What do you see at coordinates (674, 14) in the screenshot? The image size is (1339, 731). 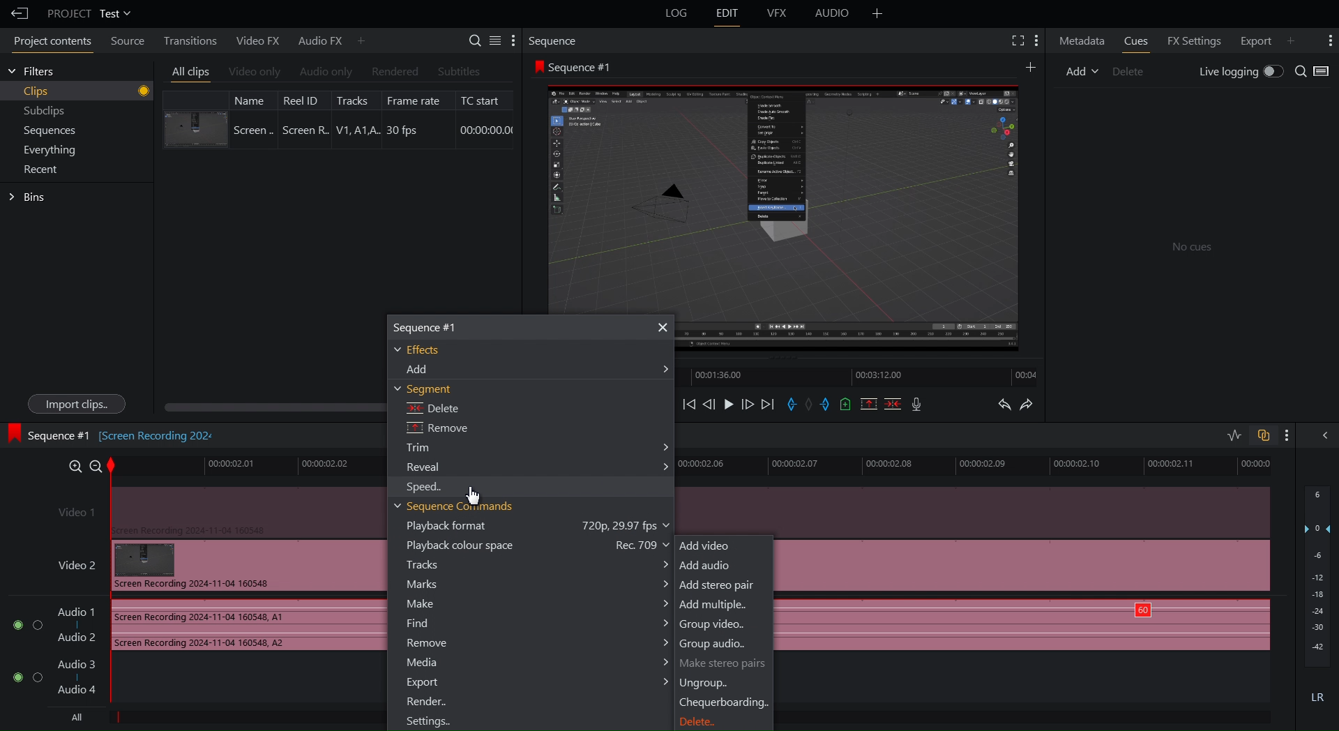 I see `Log ` at bounding box center [674, 14].